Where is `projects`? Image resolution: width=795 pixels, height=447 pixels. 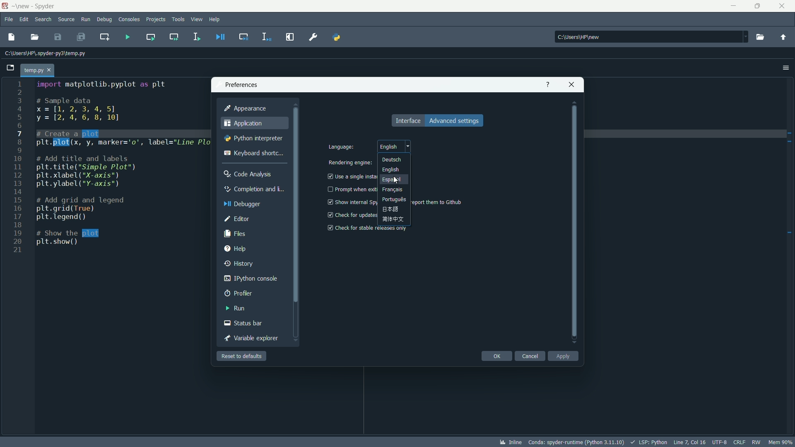
projects is located at coordinates (157, 20).